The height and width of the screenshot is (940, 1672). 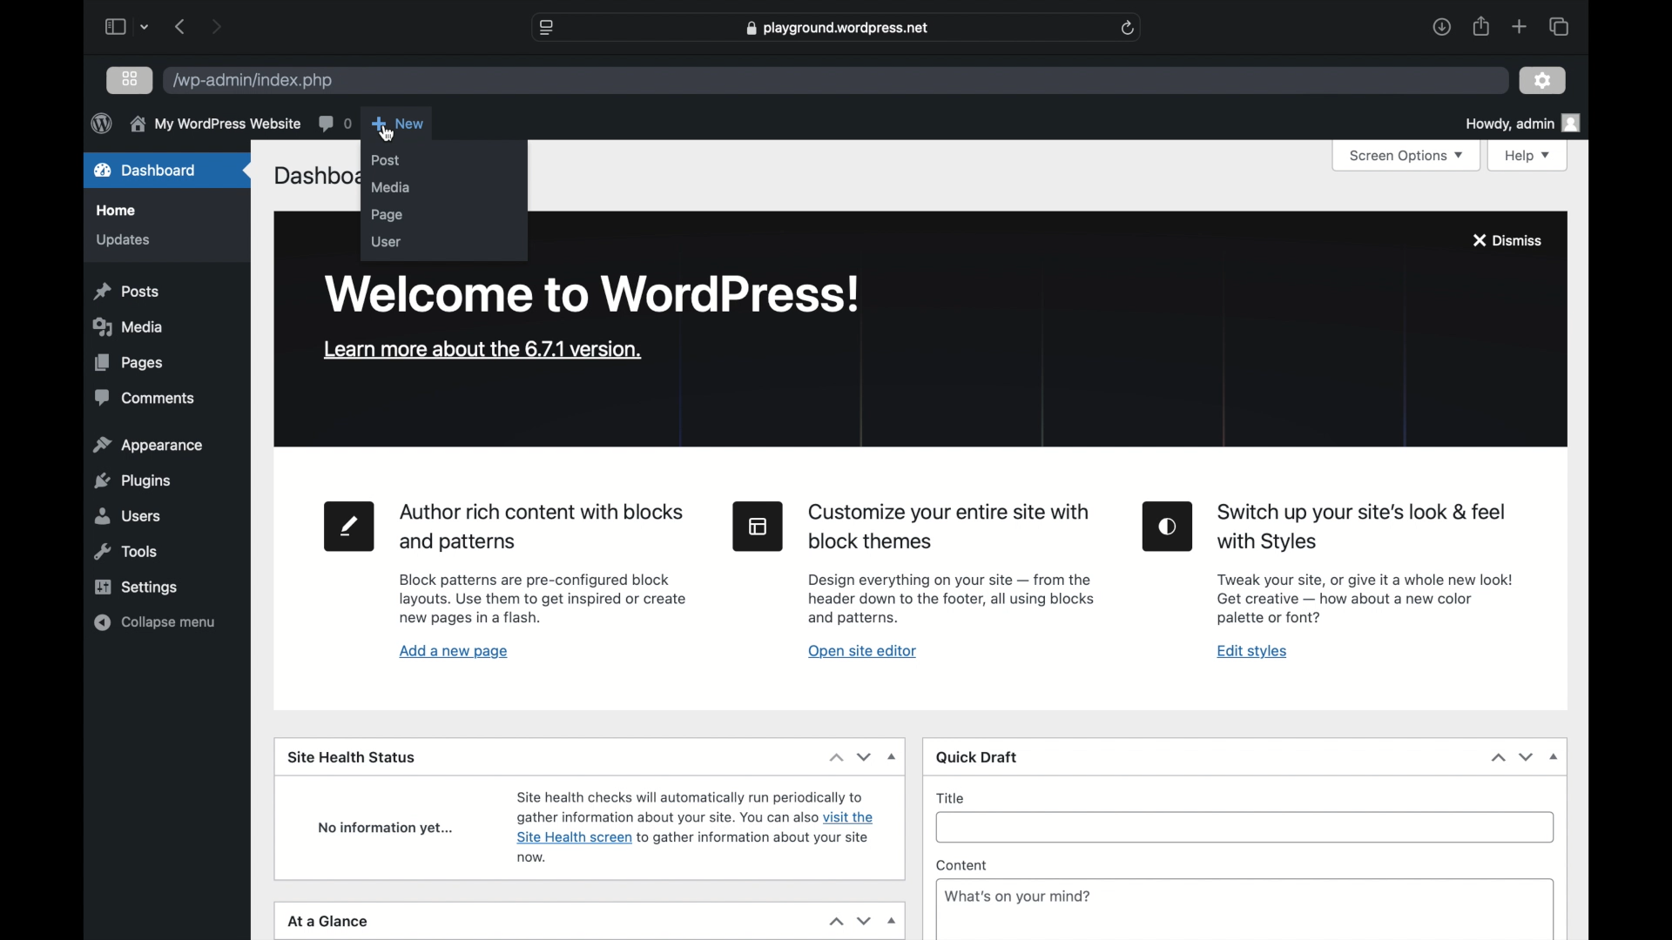 What do you see at coordinates (126, 551) in the screenshot?
I see `tools` at bounding box center [126, 551].